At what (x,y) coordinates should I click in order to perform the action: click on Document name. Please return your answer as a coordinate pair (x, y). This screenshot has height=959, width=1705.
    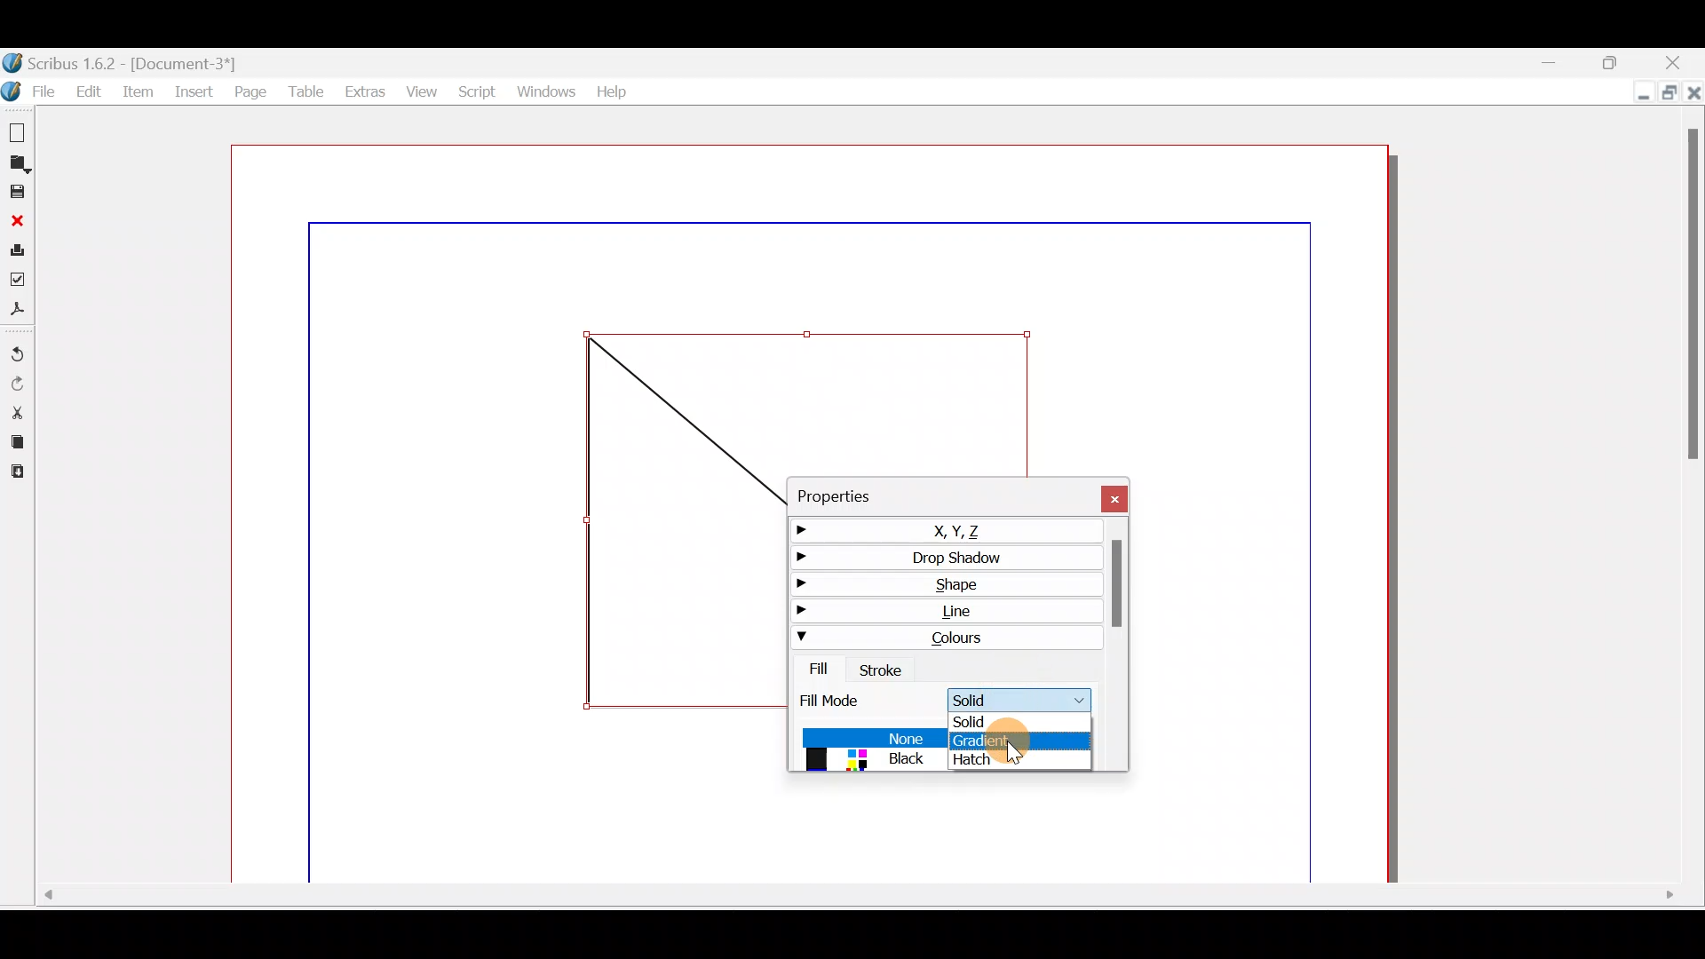
    Looking at the image, I should click on (140, 61).